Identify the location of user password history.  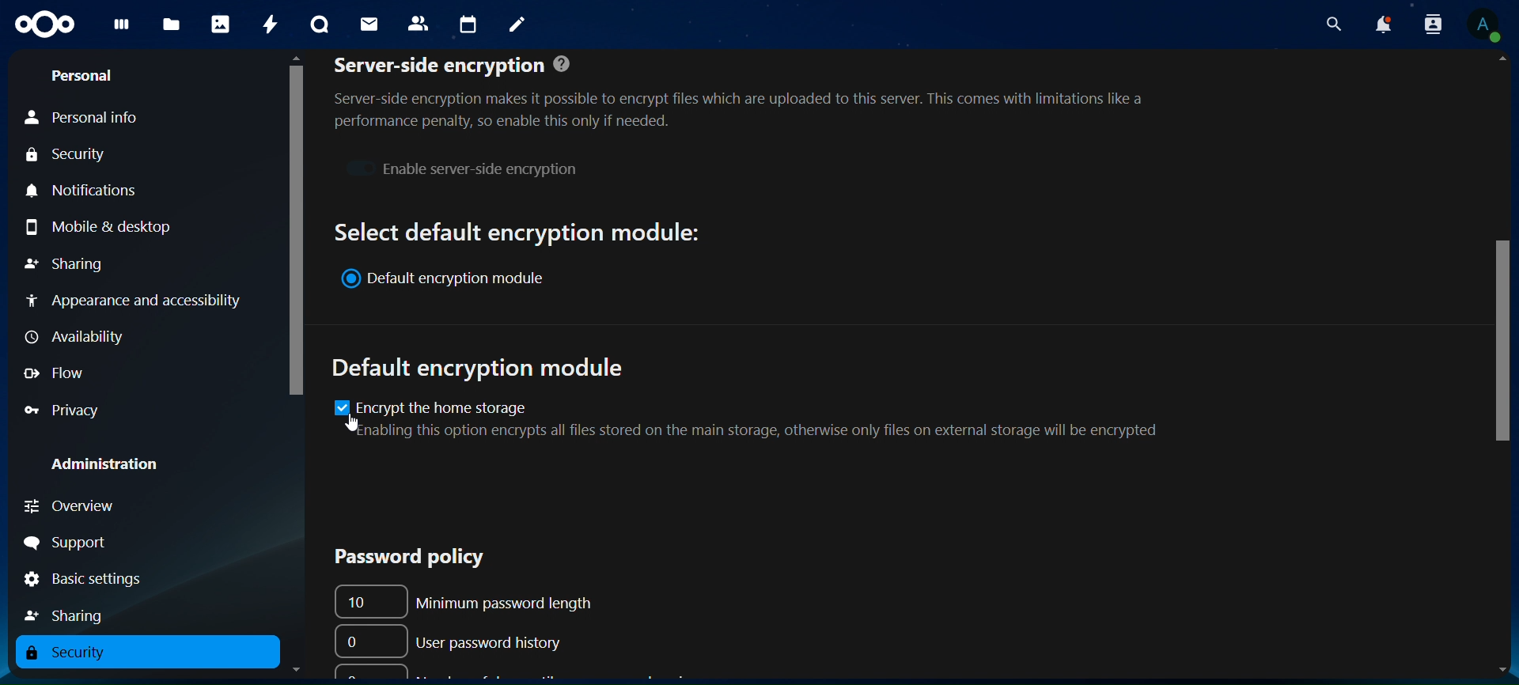
(454, 639).